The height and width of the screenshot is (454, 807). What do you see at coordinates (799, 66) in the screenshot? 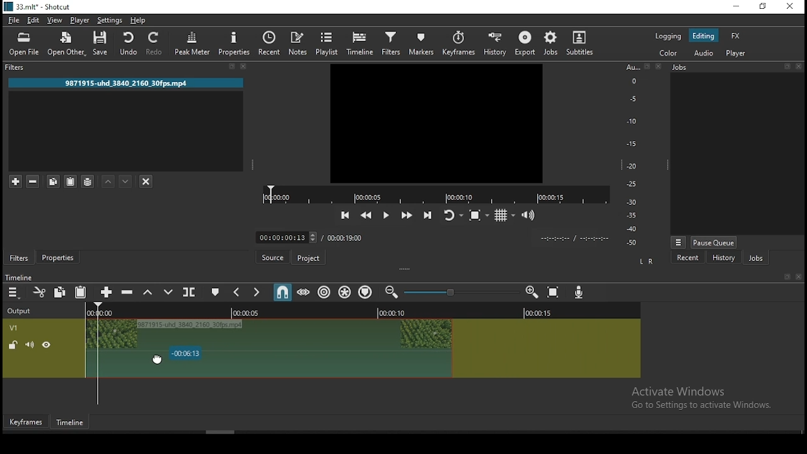
I see `close` at bounding box center [799, 66].